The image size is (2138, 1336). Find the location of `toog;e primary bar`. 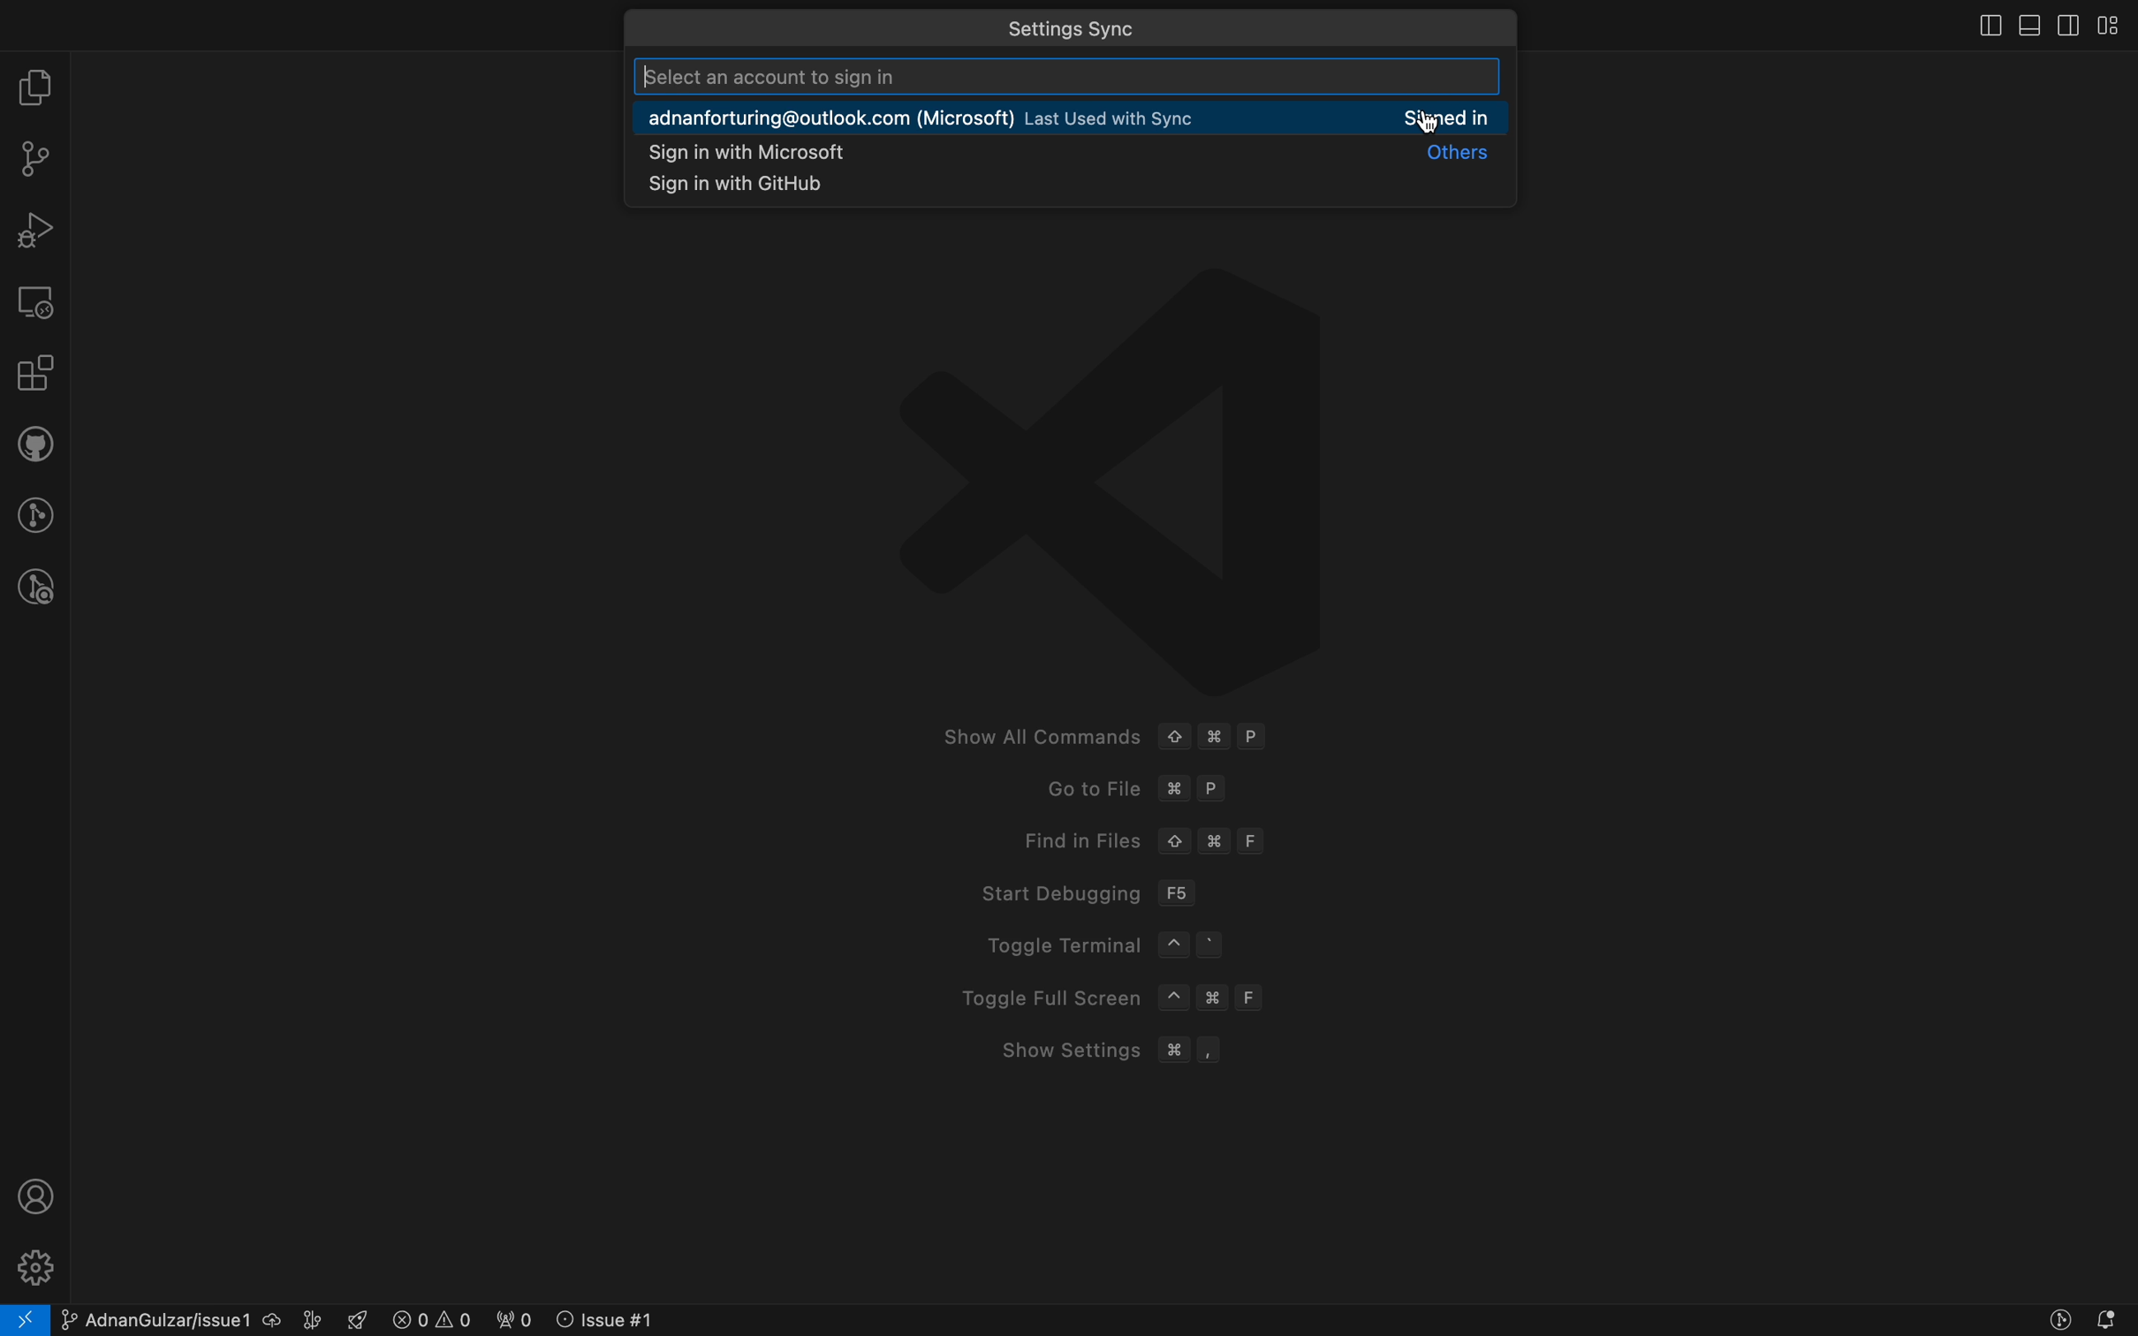

toog;e primary bar is located at coordinates (2026, 26).